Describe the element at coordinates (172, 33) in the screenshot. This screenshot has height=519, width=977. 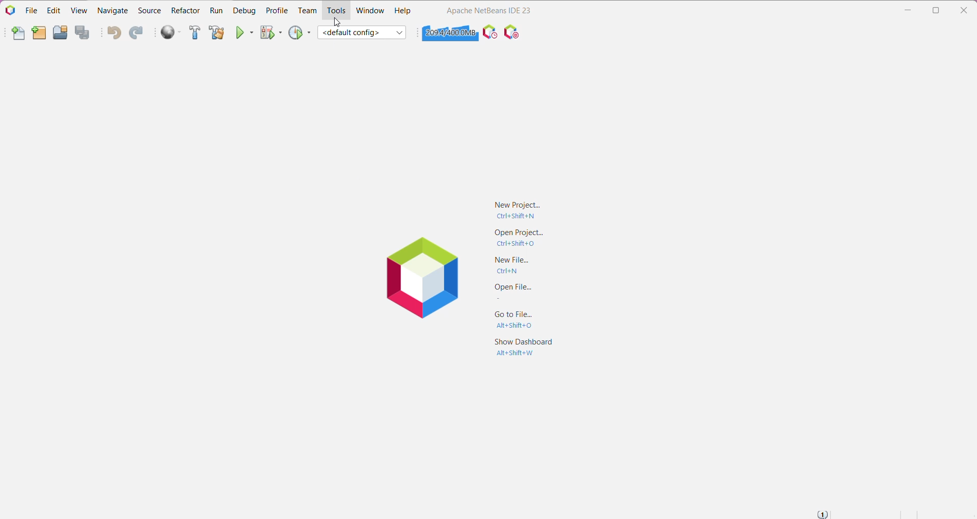
I see `Run All` at that location.